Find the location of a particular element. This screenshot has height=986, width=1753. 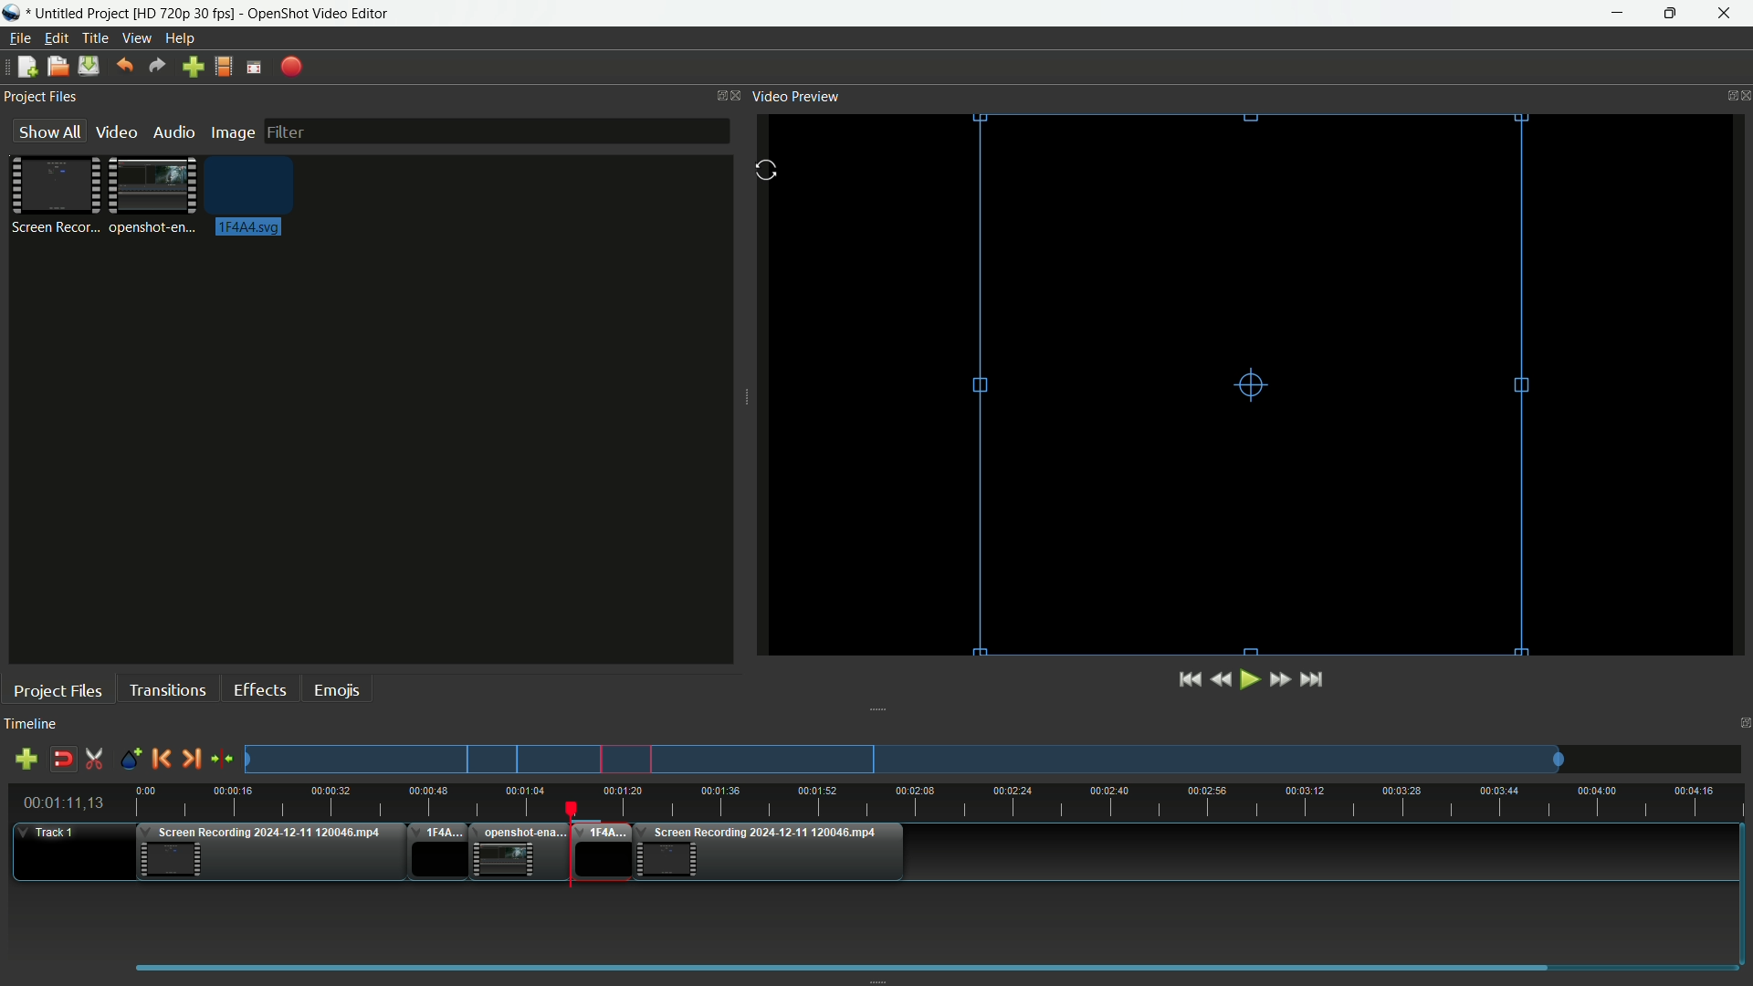

Create markers is located at coordinates (125, 760).